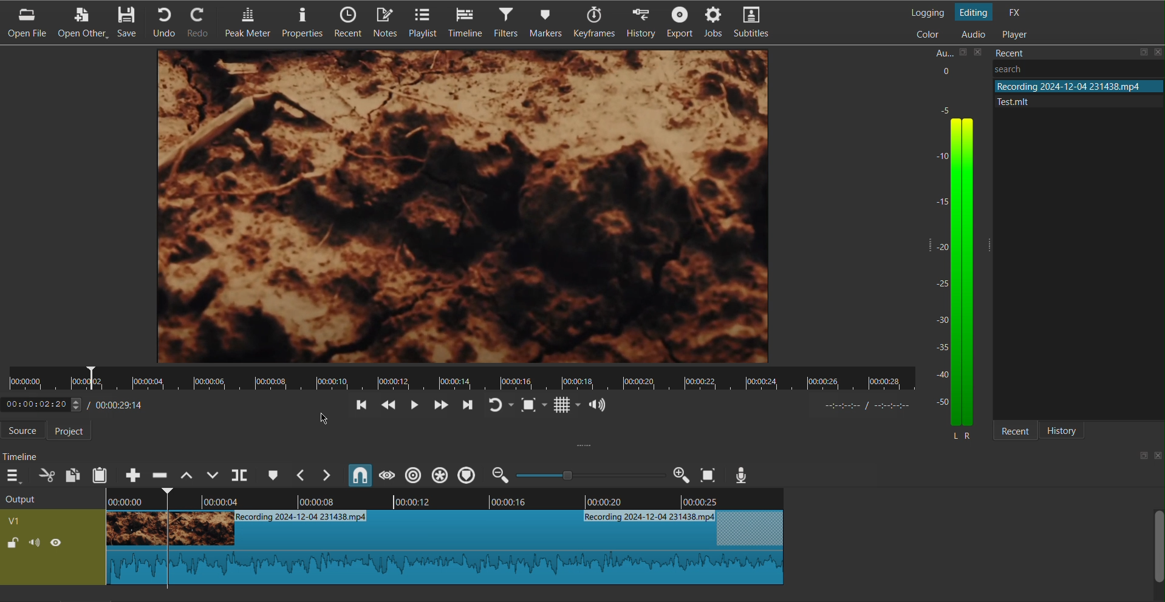  What do you see at coordinates (186, 474) in the screenshot?
I see `Lift` at bounding box center [186, 474].